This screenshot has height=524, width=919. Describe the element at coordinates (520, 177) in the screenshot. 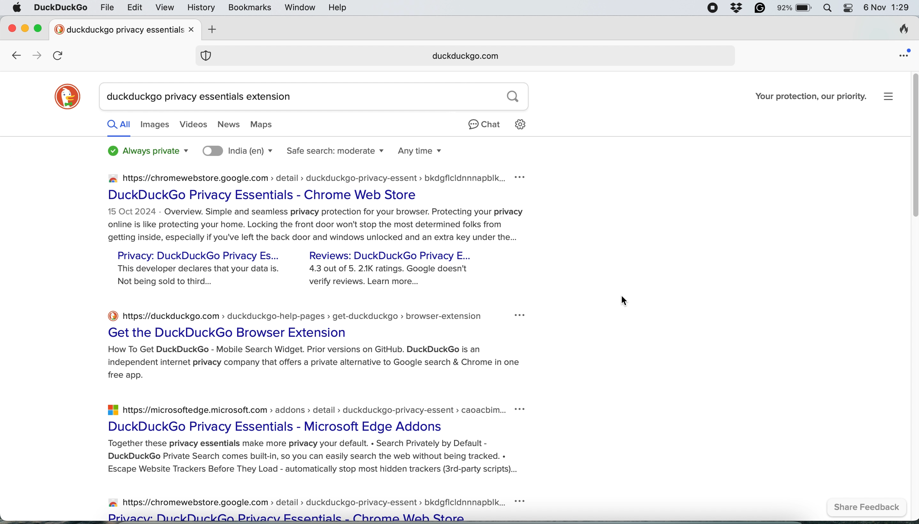

I see `more` at that location.